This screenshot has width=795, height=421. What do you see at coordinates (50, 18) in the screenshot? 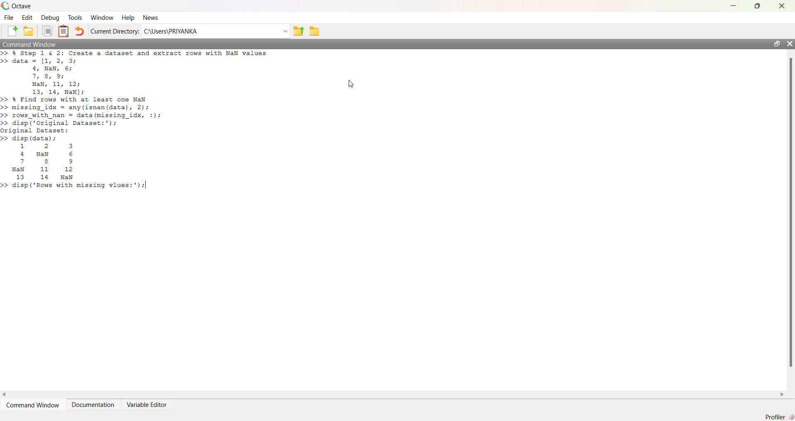
I see `Debug` at bounding box center [50, 18].